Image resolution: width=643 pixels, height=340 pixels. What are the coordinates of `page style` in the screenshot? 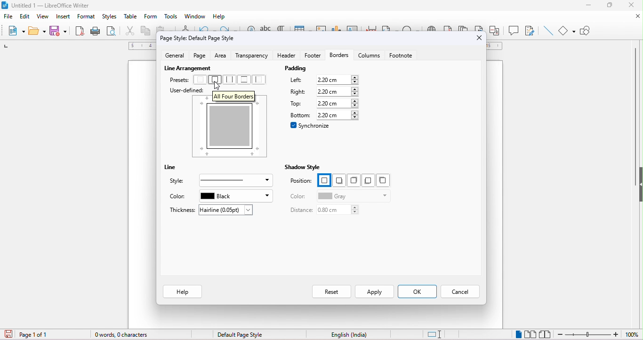 It's located at (198, 38).